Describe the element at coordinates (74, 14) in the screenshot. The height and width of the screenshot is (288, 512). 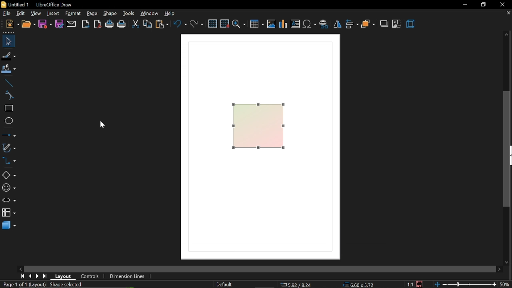
I see `Format` at that location.